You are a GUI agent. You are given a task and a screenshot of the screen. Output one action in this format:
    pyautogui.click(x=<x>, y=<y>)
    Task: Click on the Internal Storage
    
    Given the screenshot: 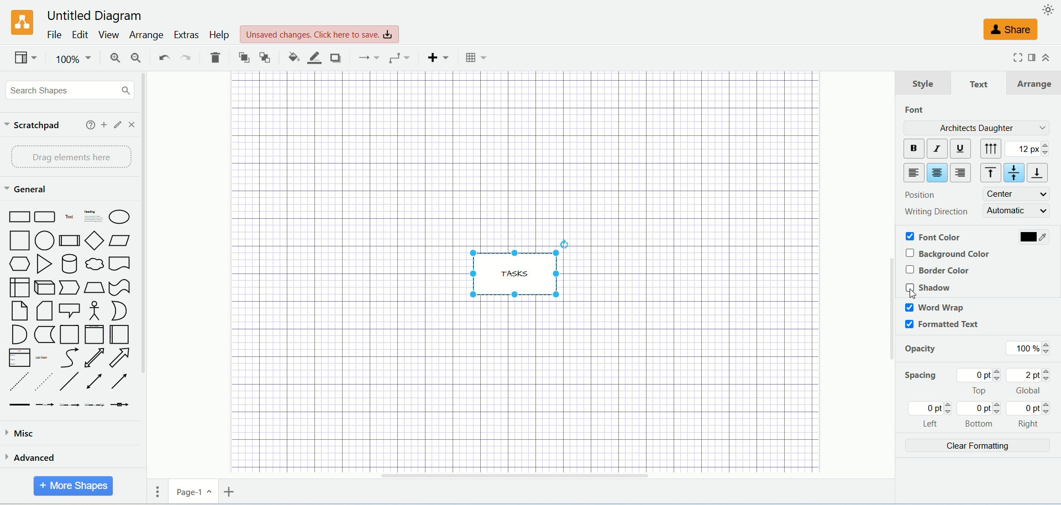 What is the action you would take?
    pyautogui.click(x=19, y=287)
    